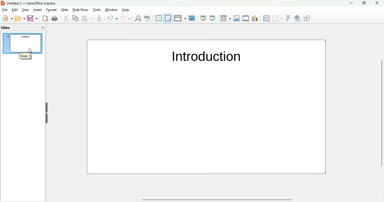 Image resolution: width=384 pixels, height=202 pixels. I want to click on format, so click(52, 10).